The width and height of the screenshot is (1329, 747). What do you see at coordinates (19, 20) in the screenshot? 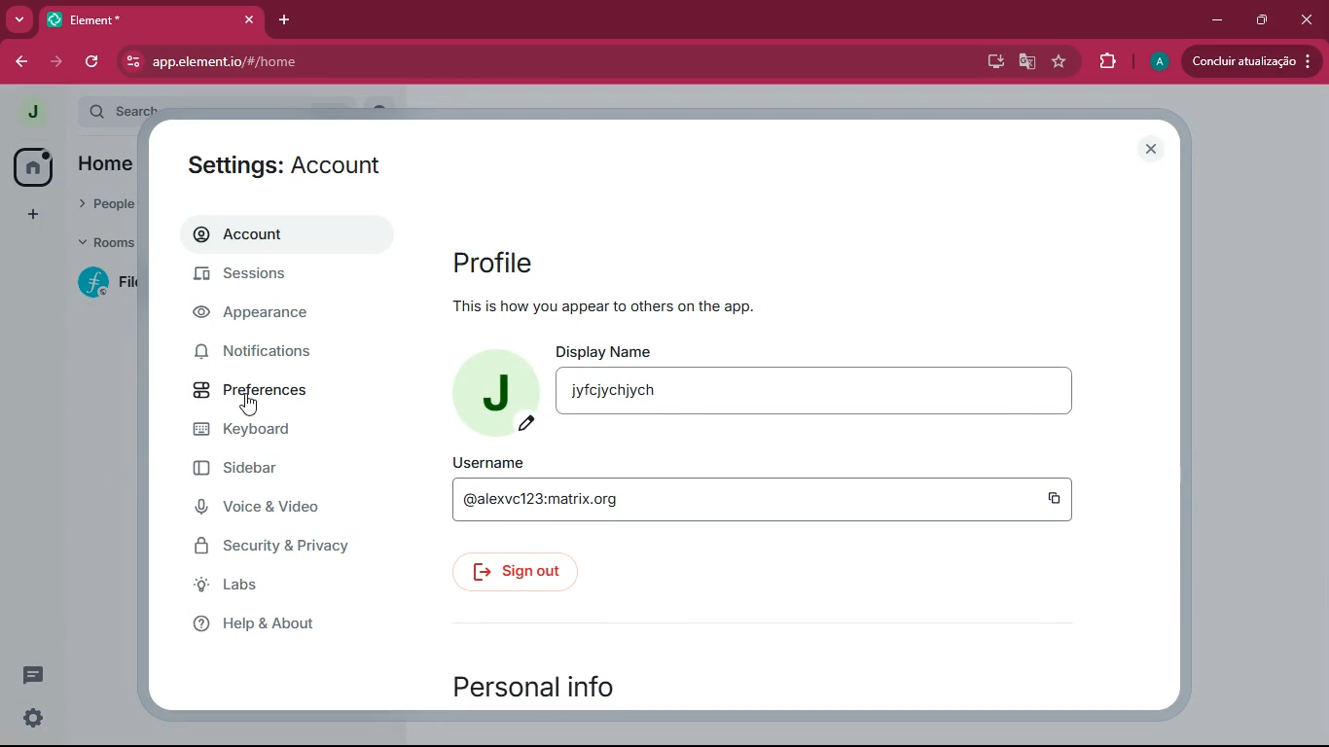
I see `more` at bounding box center [19, 20].